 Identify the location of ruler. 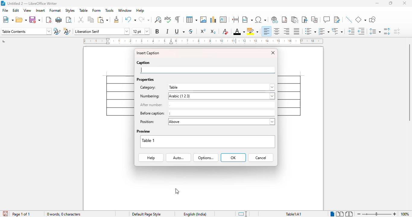
(203, 41).